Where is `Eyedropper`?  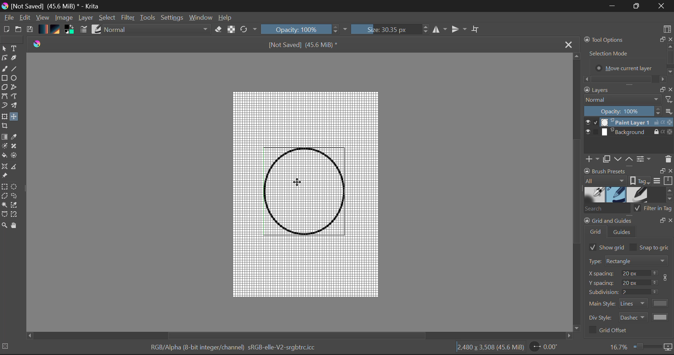 Eyedropper is located at coordinates (15, 138).